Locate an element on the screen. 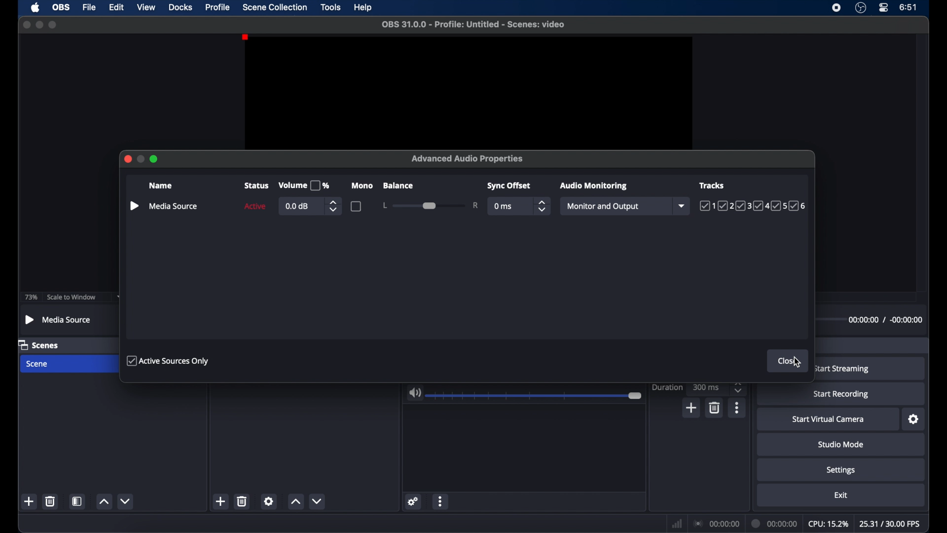 The width and height of the screenshot is (947, 533). screen recorder icon is located at coordinates (837, 7).